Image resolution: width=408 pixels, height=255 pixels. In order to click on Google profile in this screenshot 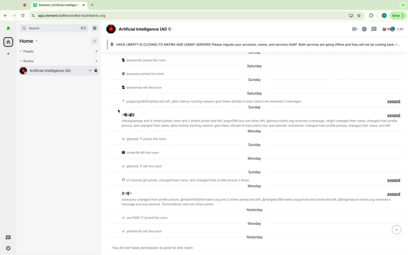, I will do `click(383, 16)`.